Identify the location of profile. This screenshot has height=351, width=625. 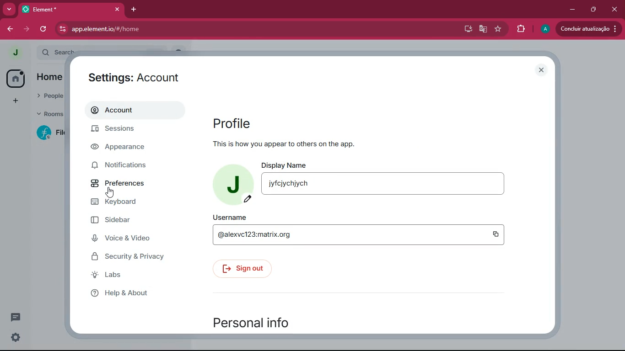
(237, 122).